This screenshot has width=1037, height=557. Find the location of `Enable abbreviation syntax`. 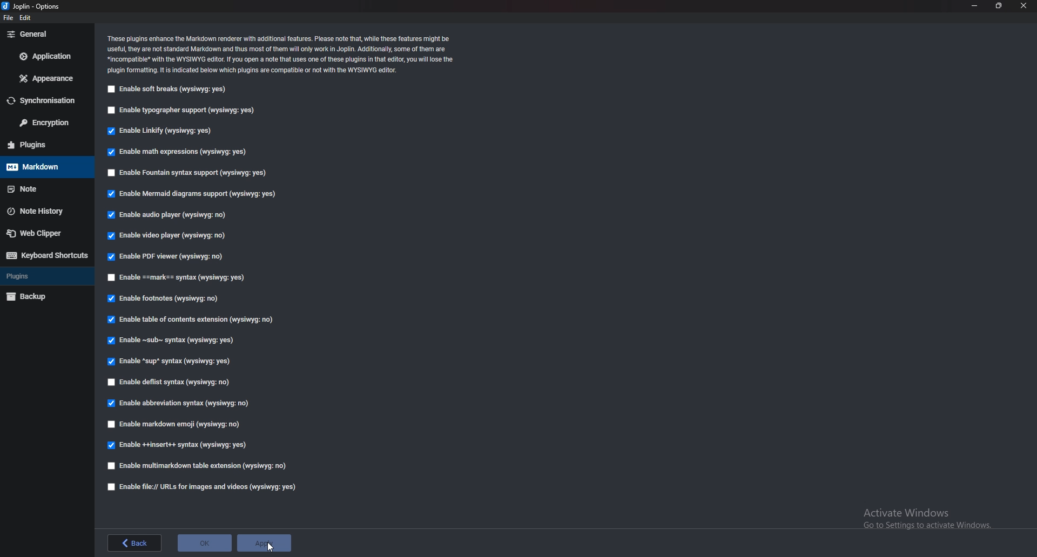

Enable abbreviation syntax is located at coordinates (185, 402).